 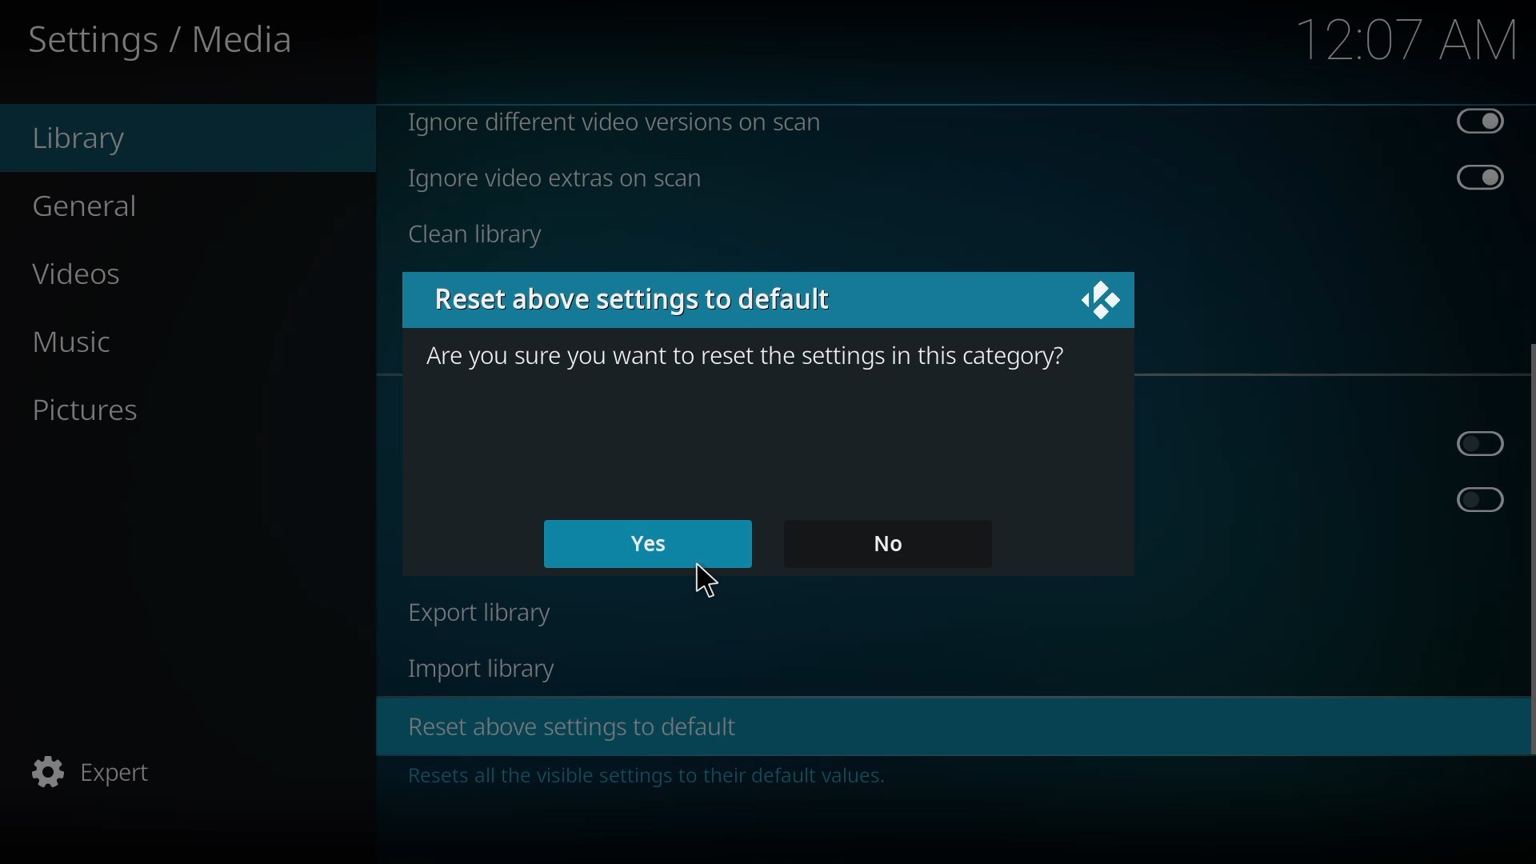 What do you see at coordinates (640, 299) in the screenshot?
I see `reset` at bounding box center [640, 299].